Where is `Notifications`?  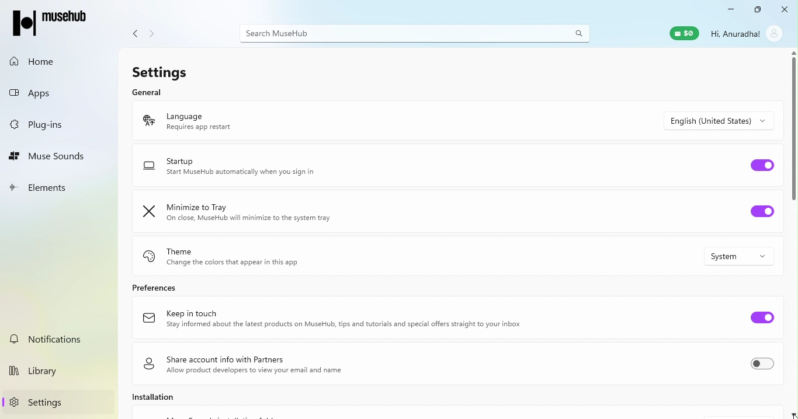
Notifications is located at coordinates (58, 338).